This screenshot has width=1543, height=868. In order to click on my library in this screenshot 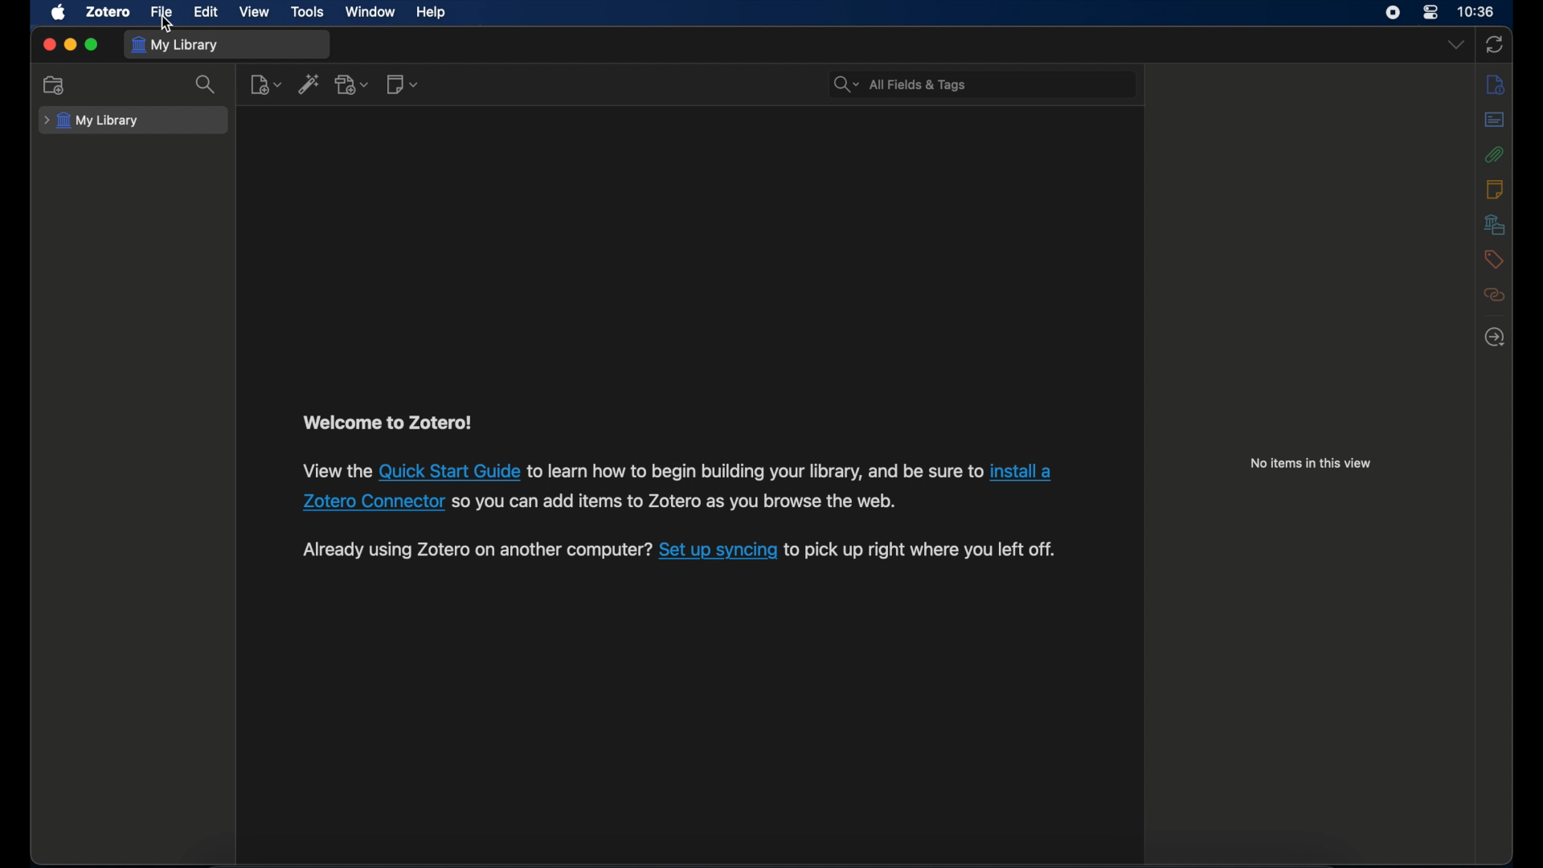, I will do `click(91, 121)`.